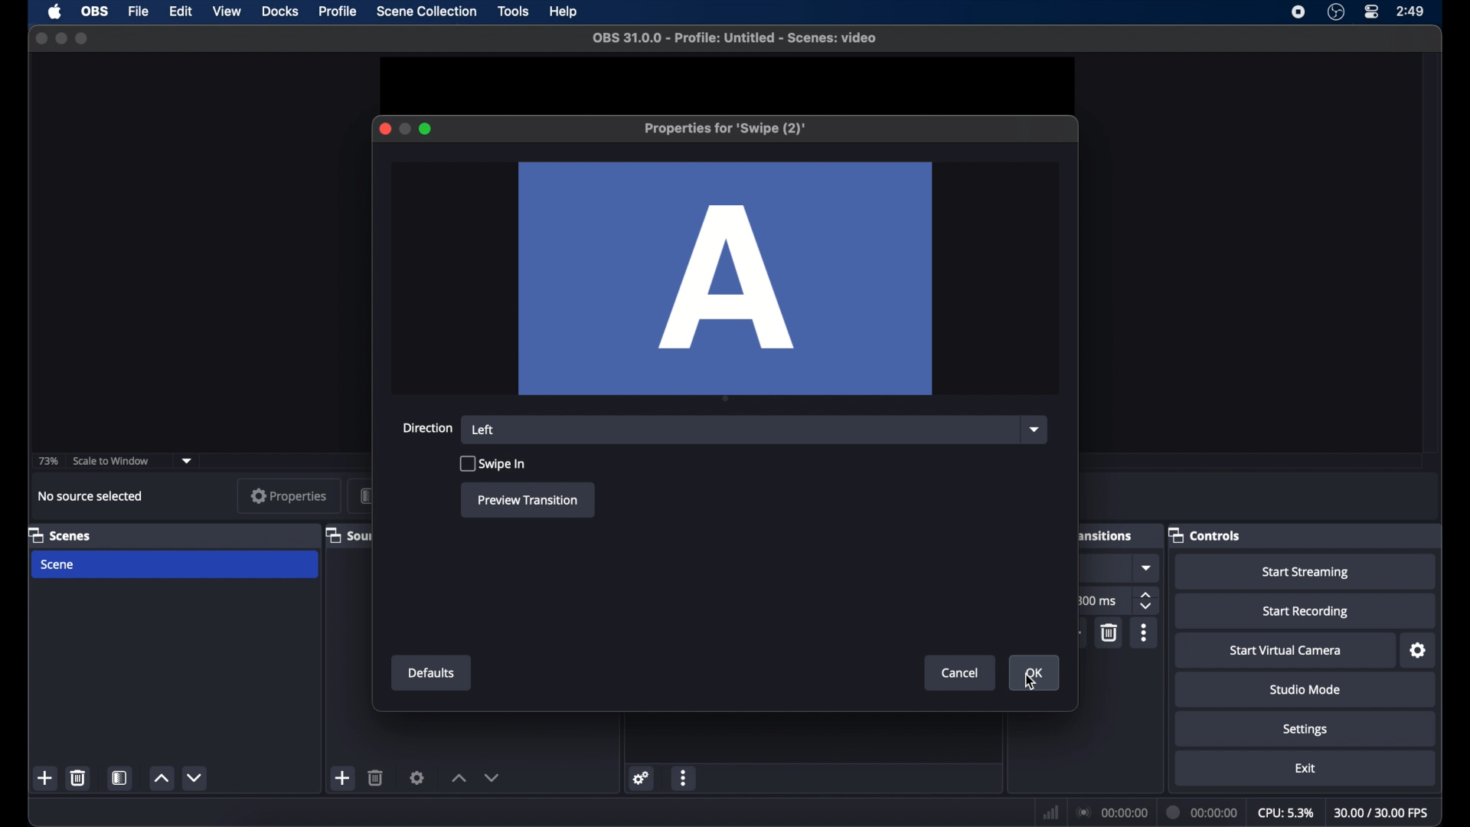 The width and height of the screenshot is (1470, 827). I want to click on close, so click(384, 129).